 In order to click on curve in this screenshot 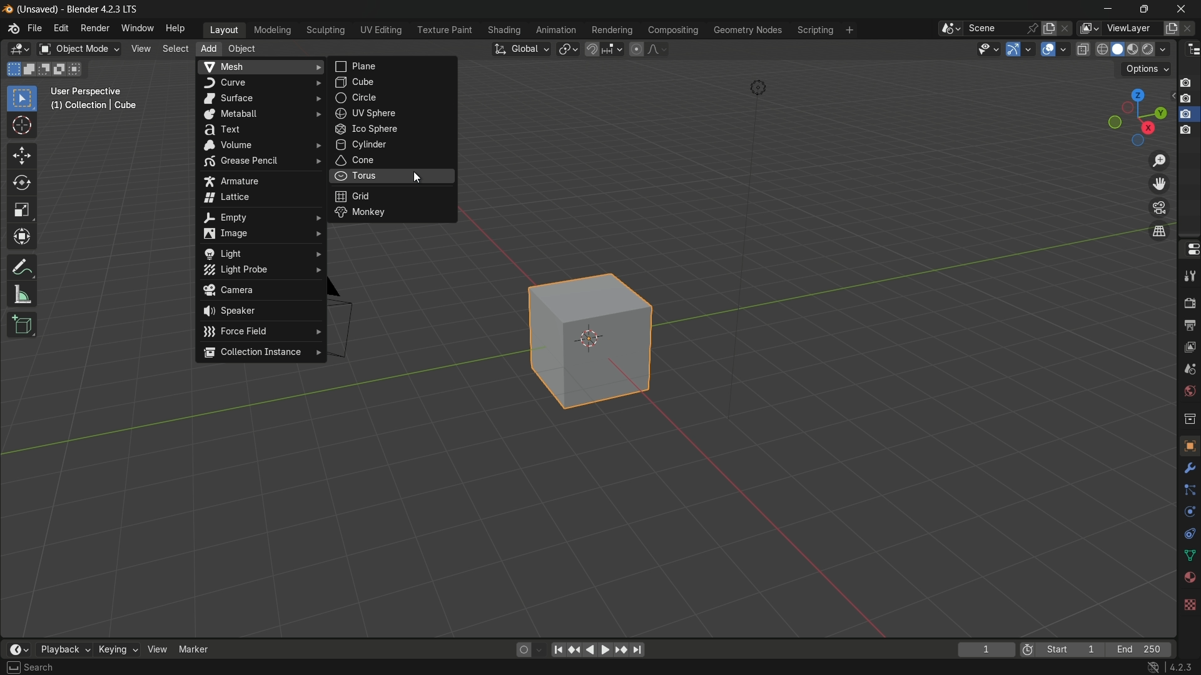, I will do `click(260, 82)`.